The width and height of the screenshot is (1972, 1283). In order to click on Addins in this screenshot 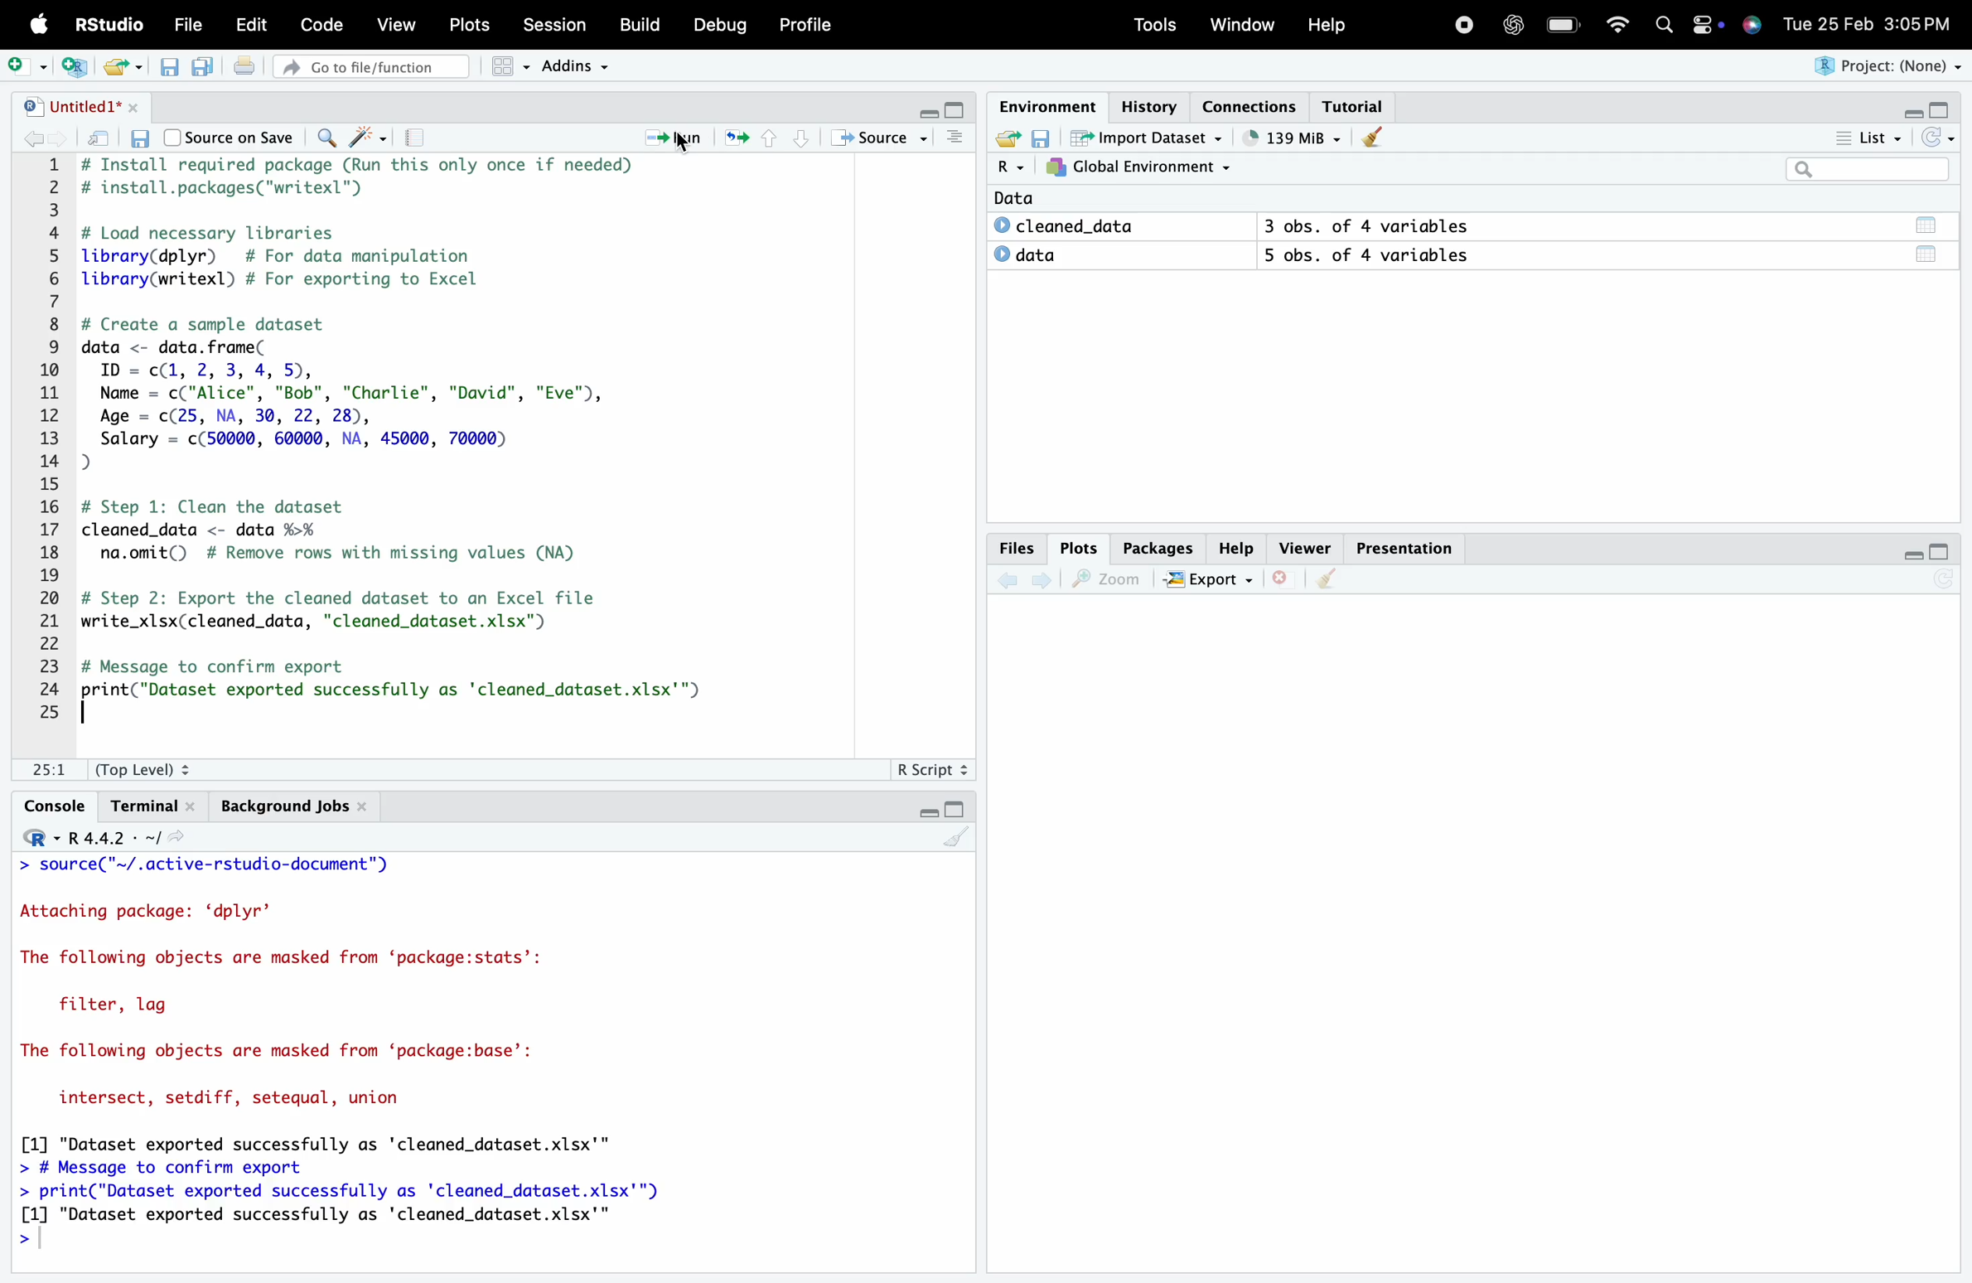, I will do `click(576, 64)`.